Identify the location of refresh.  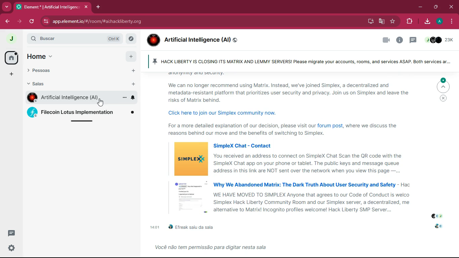
(33, 21).